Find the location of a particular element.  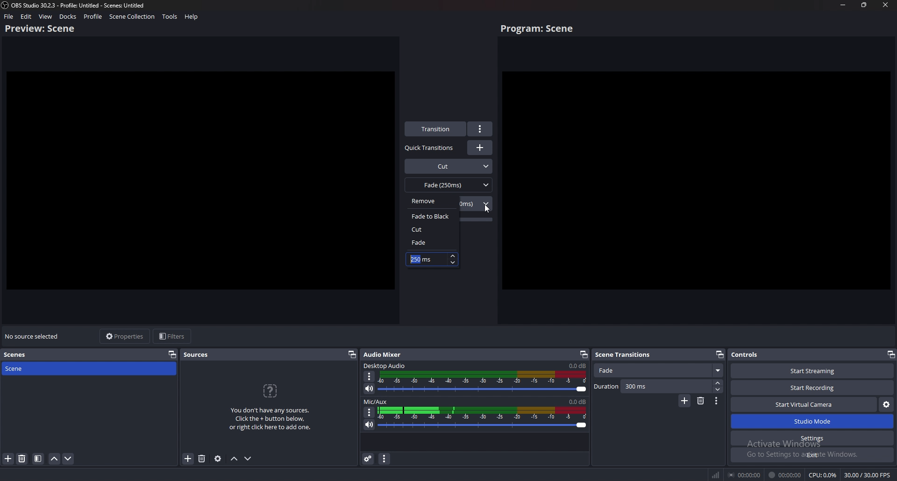

audio mixer menu is located at coordinates (385, 459).